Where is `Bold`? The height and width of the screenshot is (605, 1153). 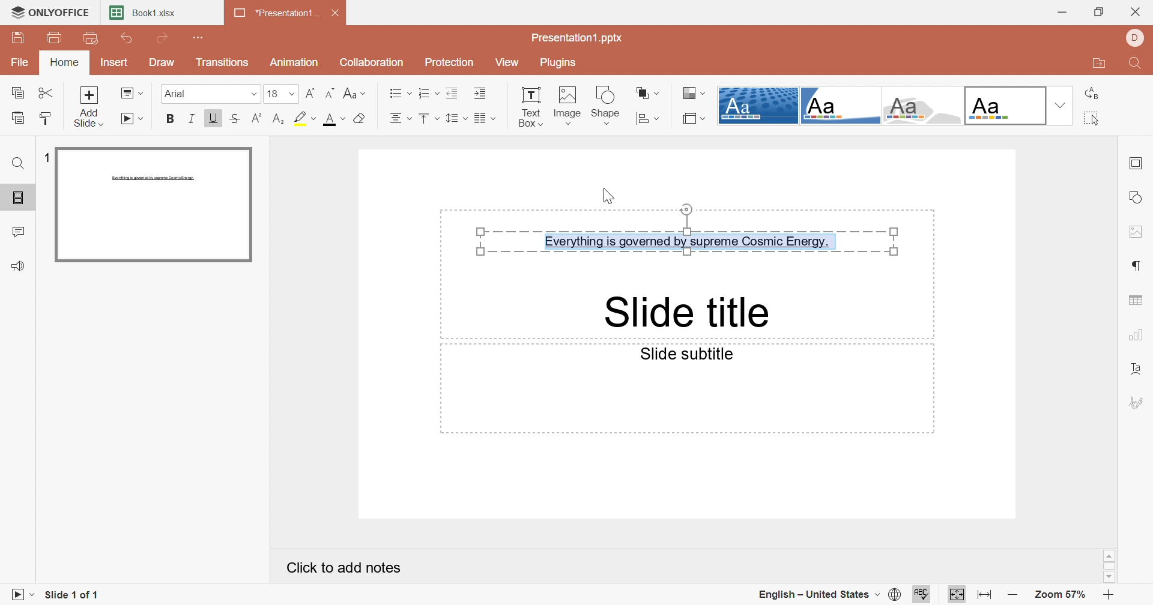
Bold is located at coordinates (169, 119).